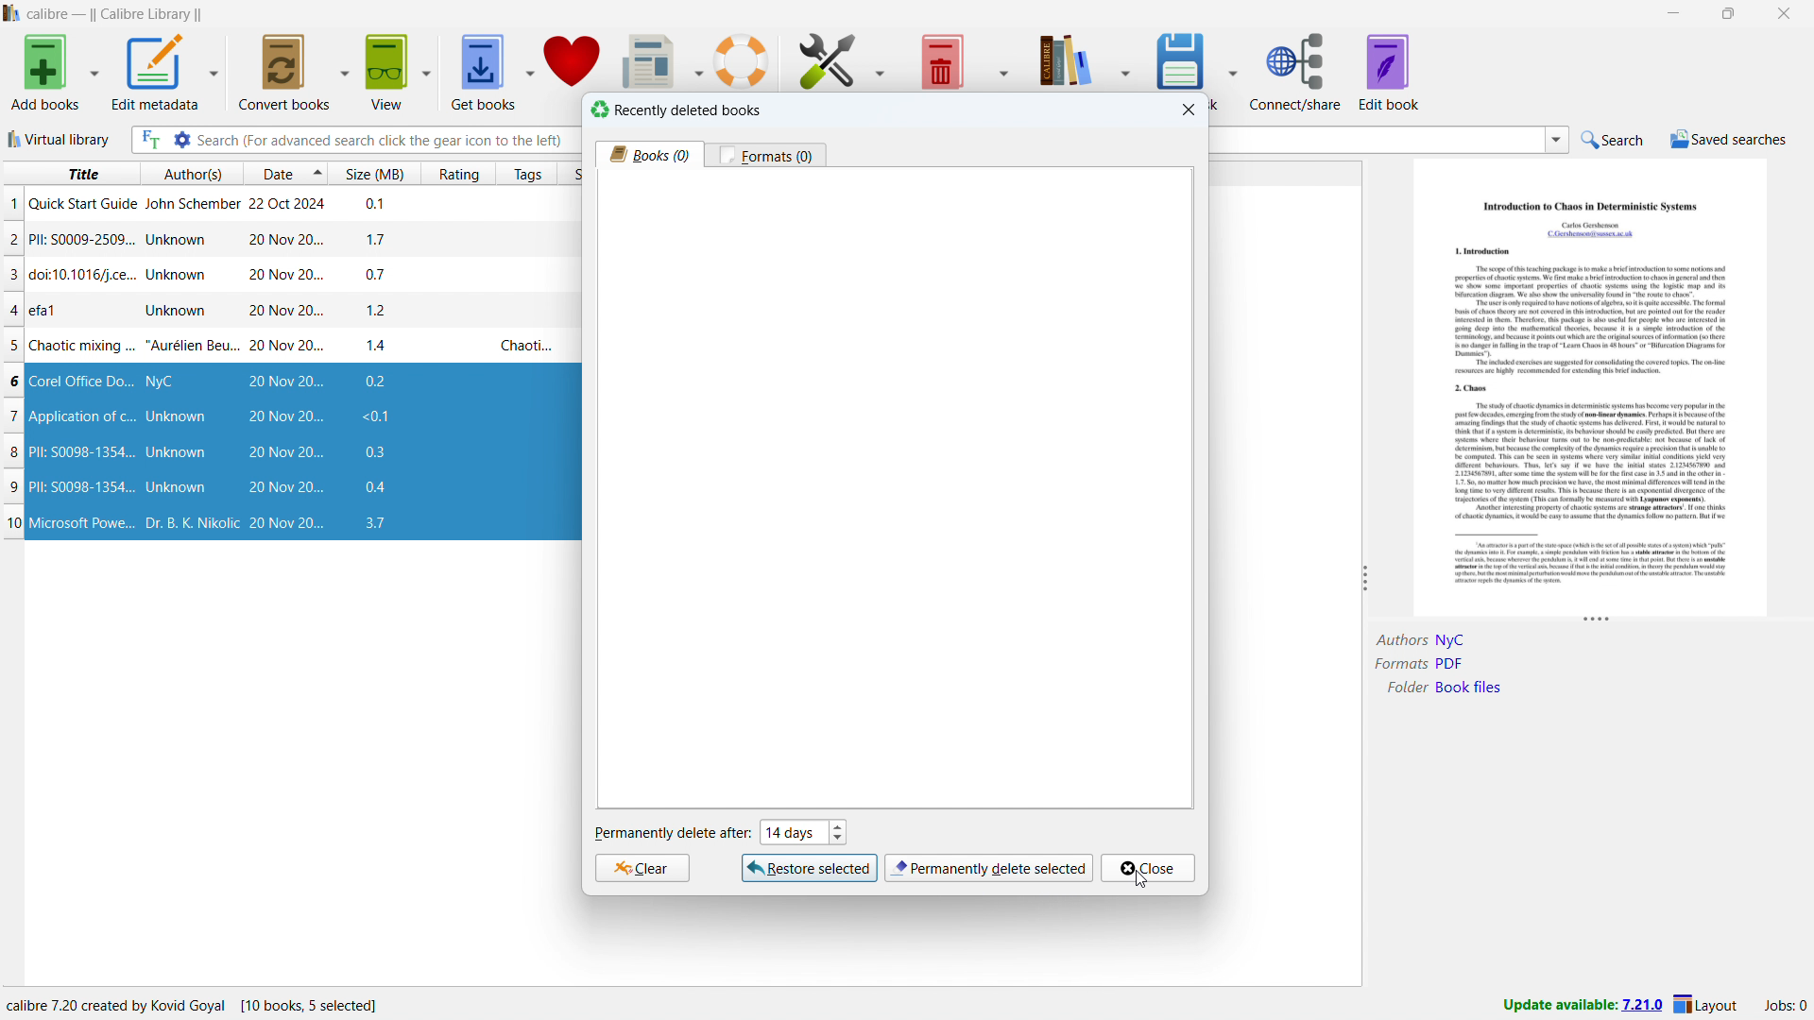 This screenshot has height=1020, width=1814. What do you see at coordinates (281, 311) in the screenshot?
I see `single book entry` at bounding box center [281, 311].